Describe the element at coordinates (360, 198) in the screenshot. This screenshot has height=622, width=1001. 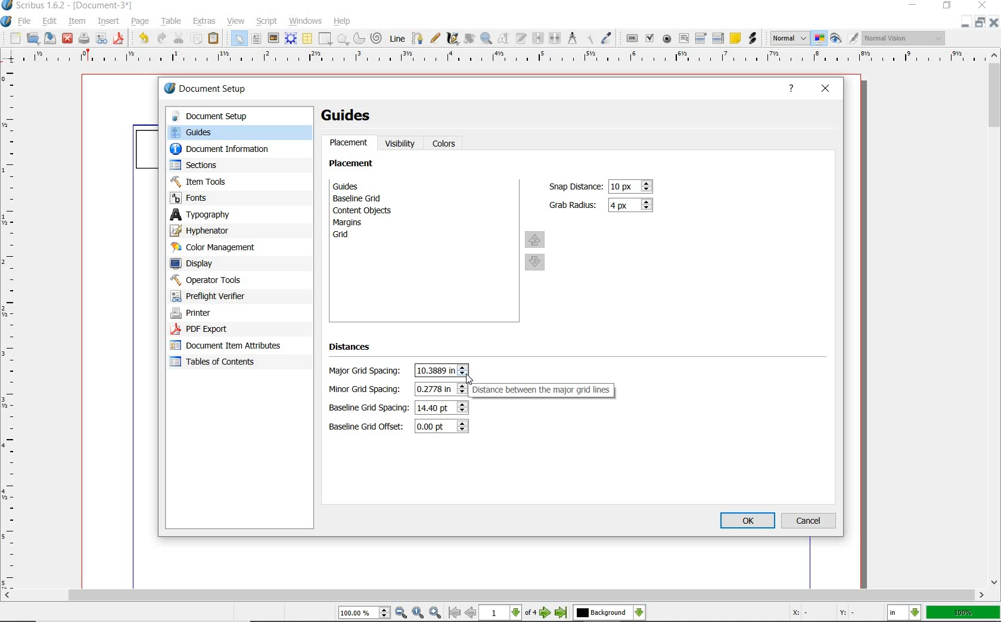
I see `baseline grid` at that location.